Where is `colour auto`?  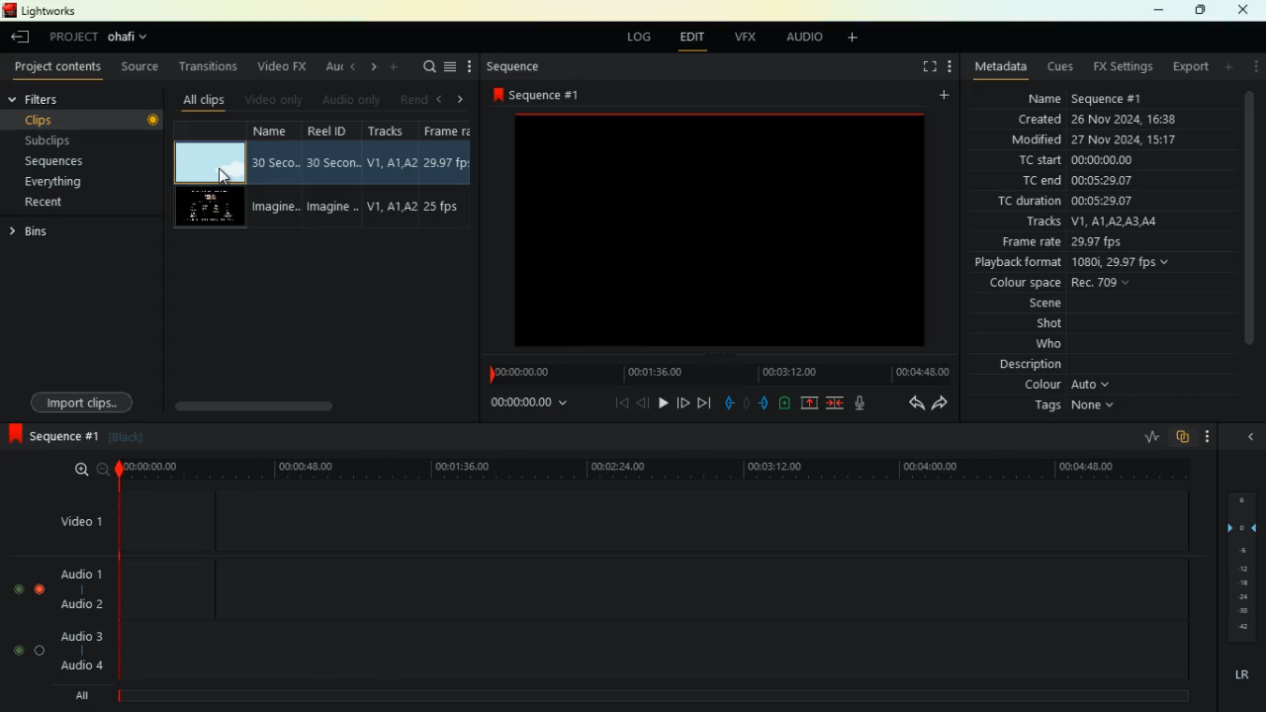
colour auto is located at coordinates (1070, 385).